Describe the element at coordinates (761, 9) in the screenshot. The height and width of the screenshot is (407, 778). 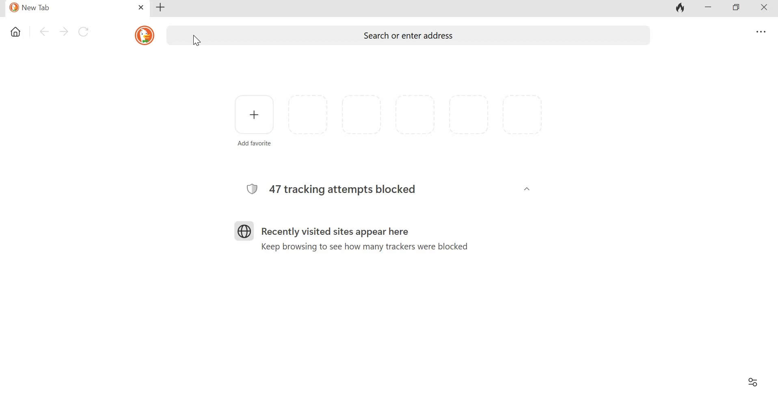
I see `Close` at that location.